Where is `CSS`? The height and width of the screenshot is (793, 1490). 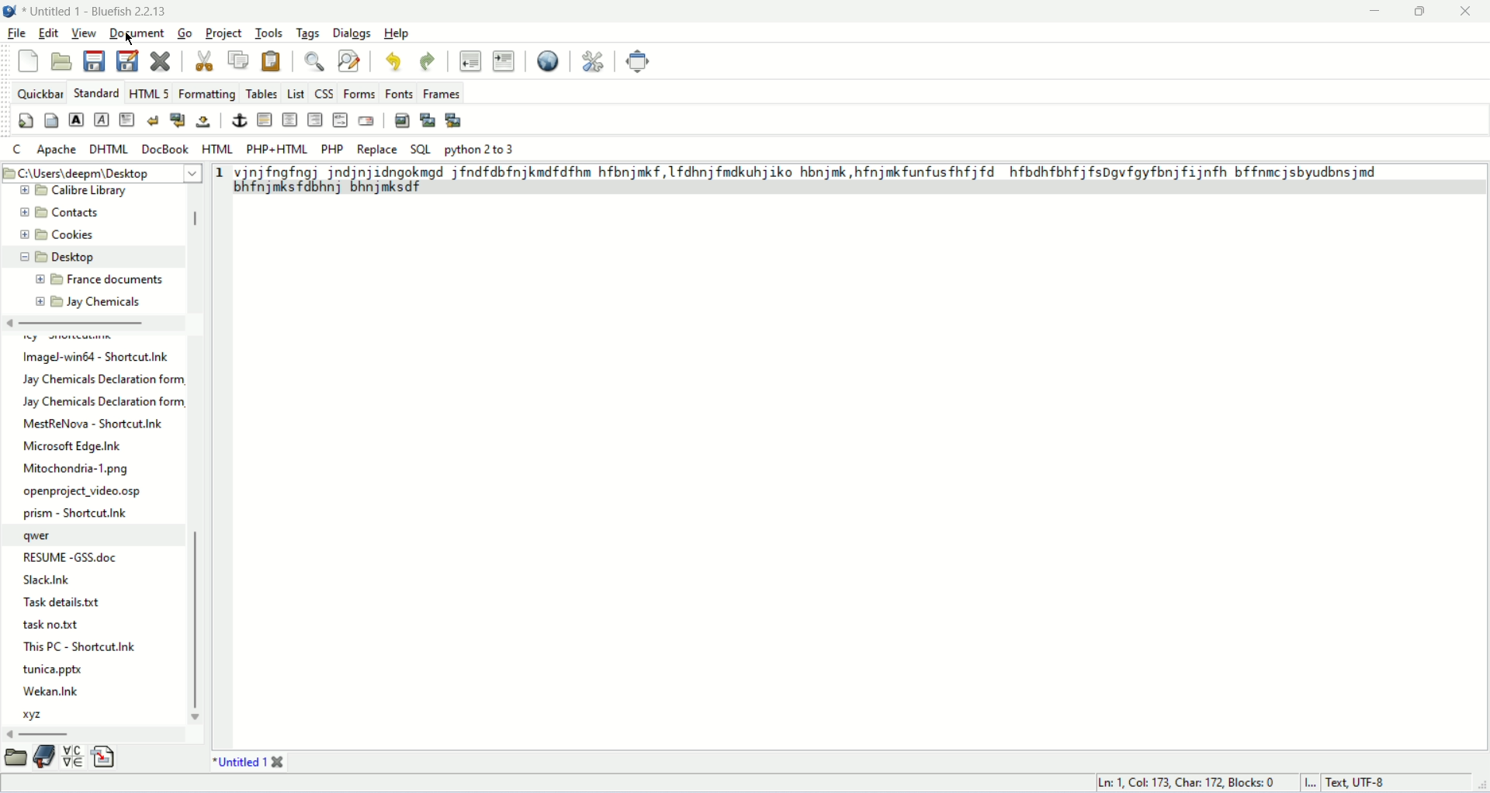
CSS is located at coordinates (326, 93).